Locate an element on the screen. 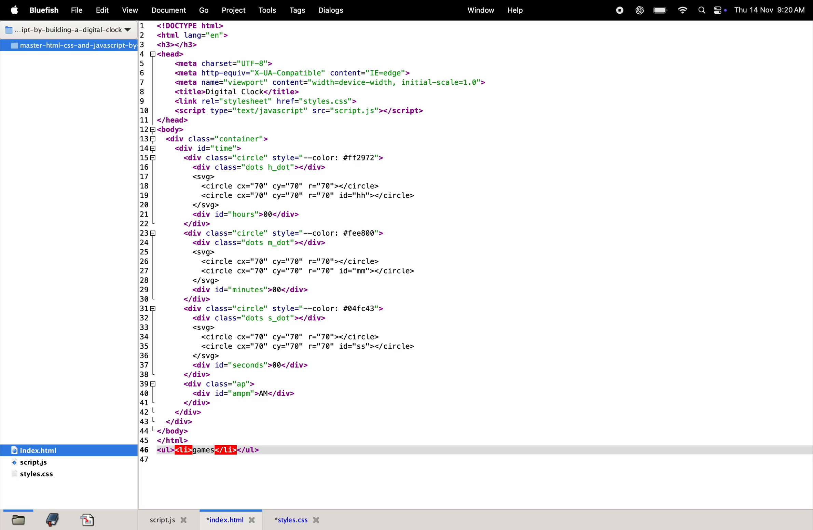  File is located at coordinates (78, 11).